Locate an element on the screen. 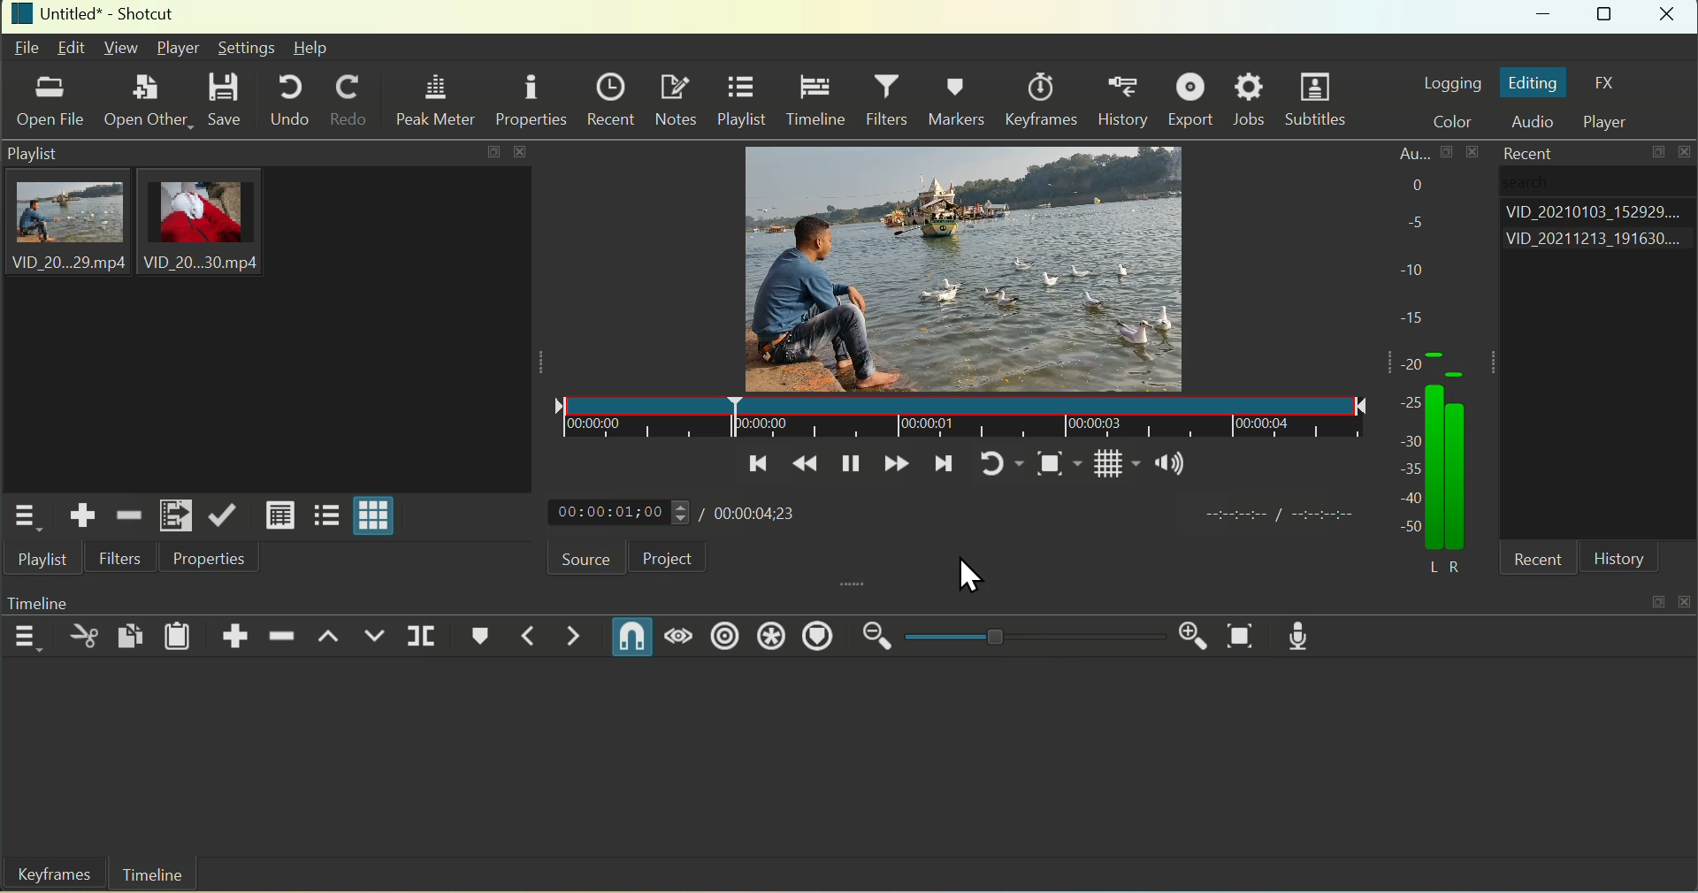 Image resolution: width=1698 pixels, height=893 pixels. Search is located at coordinates (1552, 184).